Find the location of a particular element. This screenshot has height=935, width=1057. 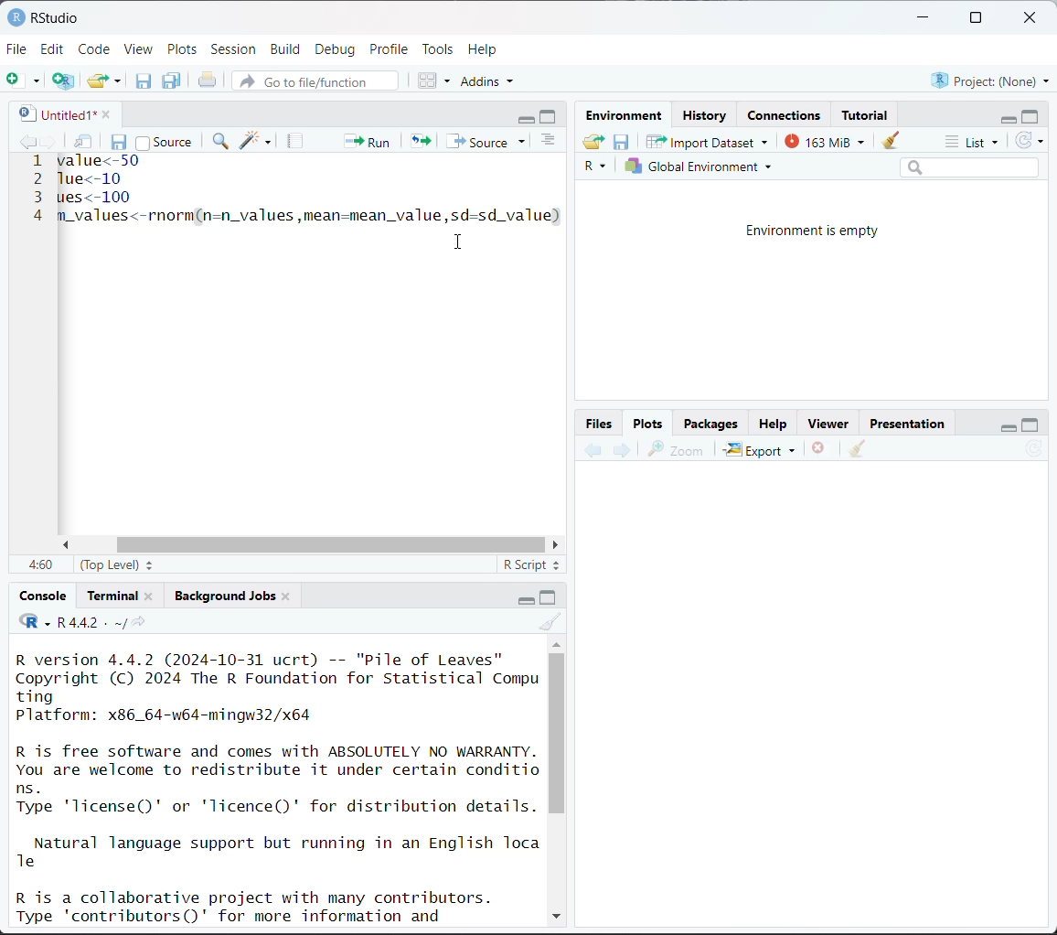

minimize is located at coordinates (1005, 425).